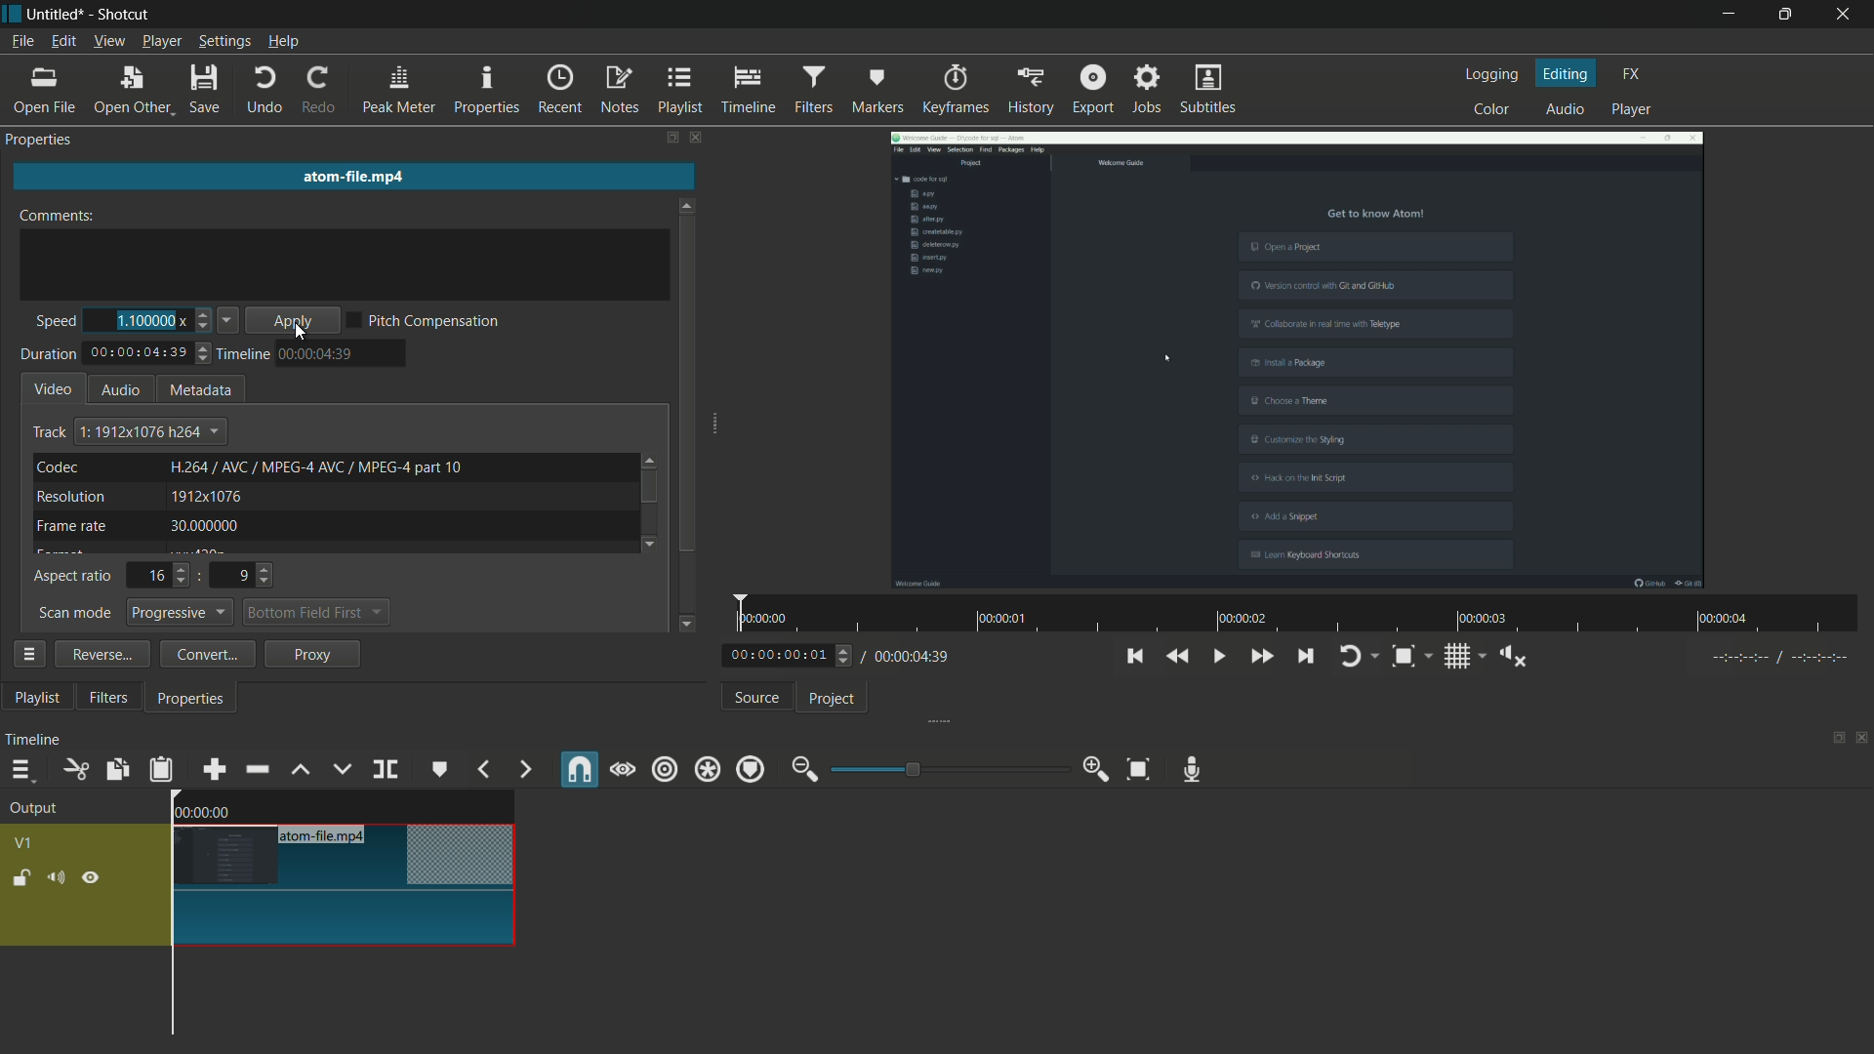 The image size is (1874, 1054). I want to click on create or edit marker, so click(440, 769).